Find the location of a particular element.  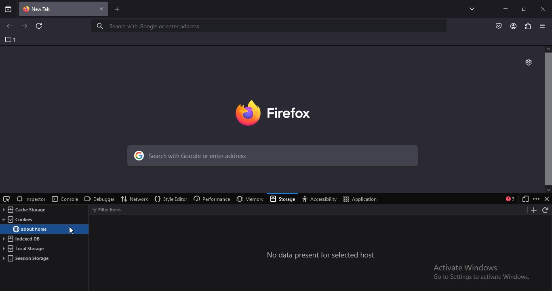

minimize is located at coordinates (505, 8).